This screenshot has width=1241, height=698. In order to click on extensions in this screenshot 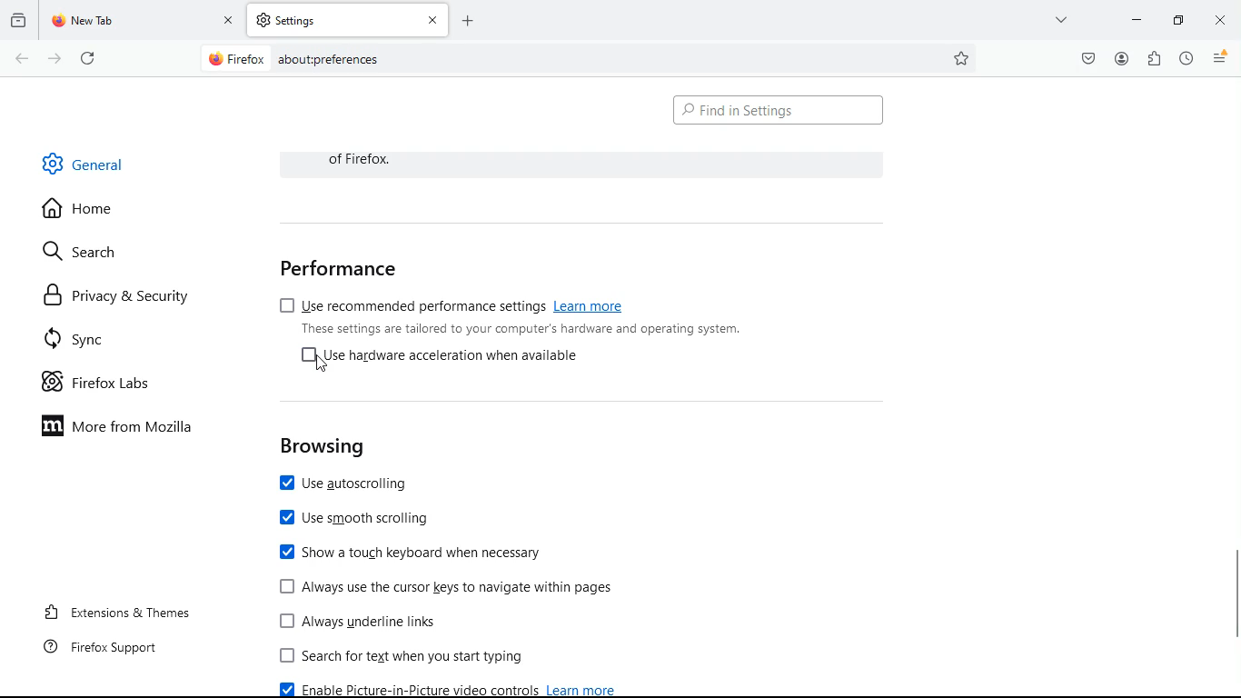, I will do `click(1153, 60)`.